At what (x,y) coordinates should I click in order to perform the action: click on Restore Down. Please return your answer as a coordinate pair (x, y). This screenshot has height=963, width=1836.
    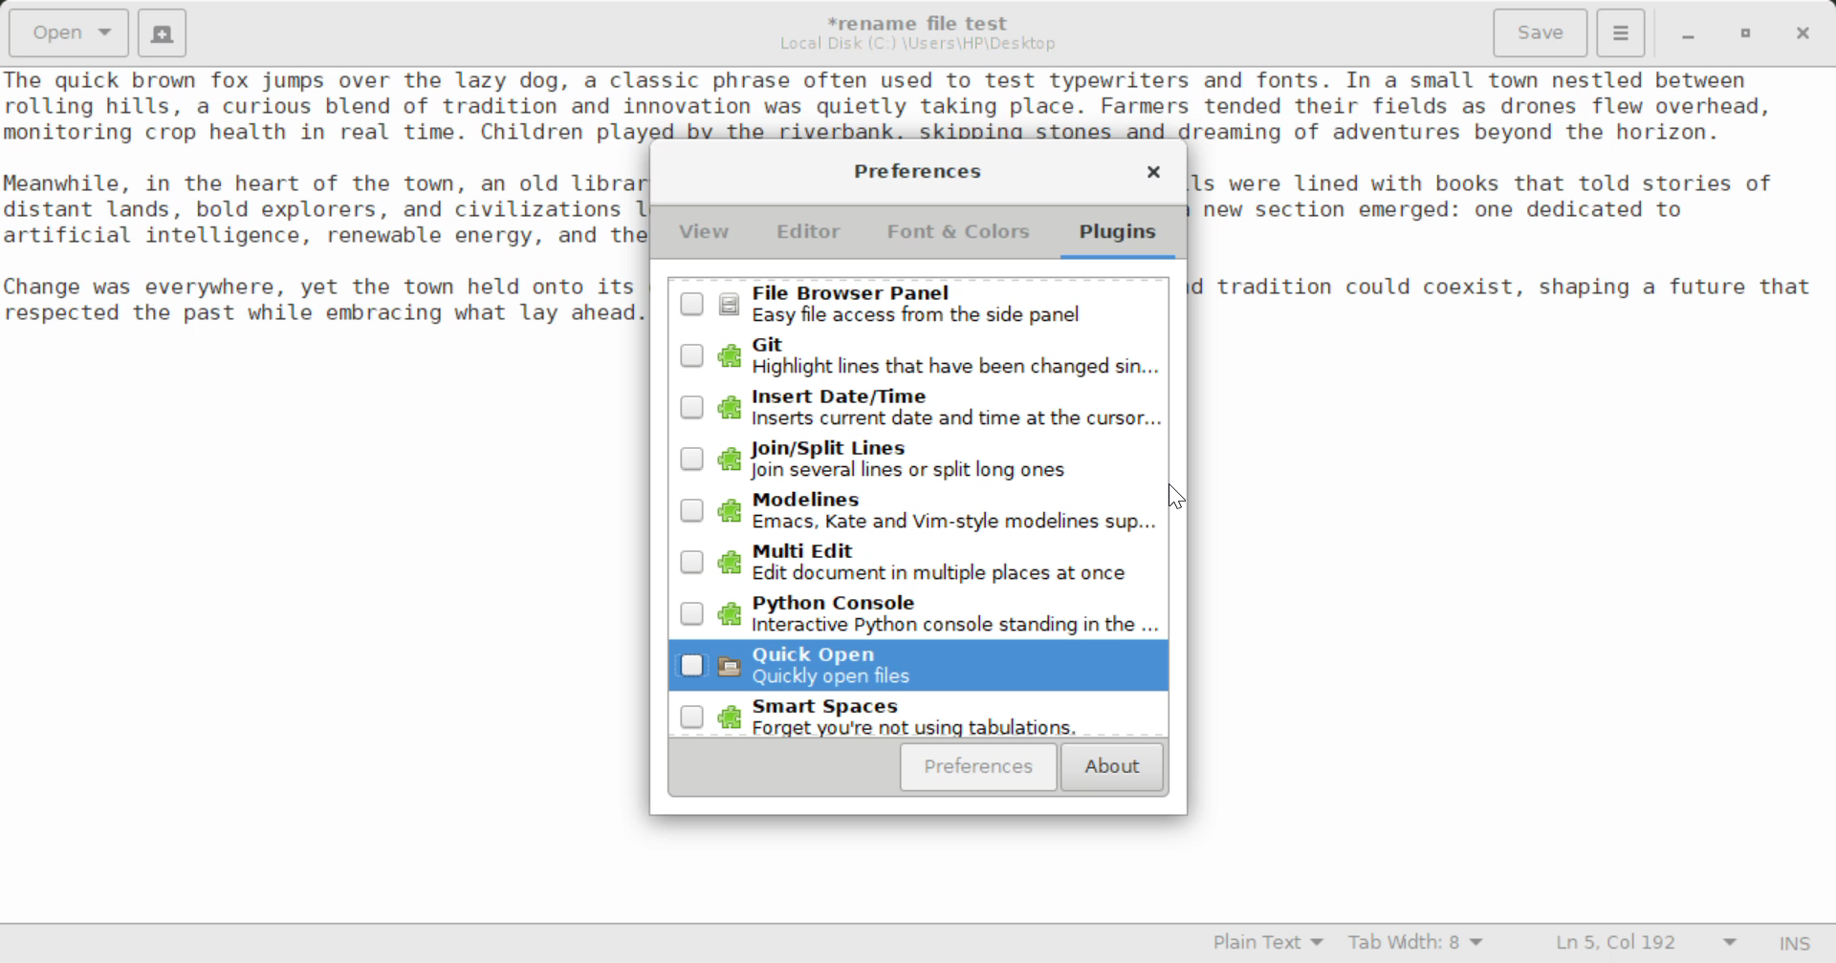
    Looking at the image, I should click on (1686, 33).